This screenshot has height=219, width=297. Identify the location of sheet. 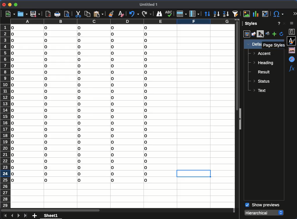
(52, 215).